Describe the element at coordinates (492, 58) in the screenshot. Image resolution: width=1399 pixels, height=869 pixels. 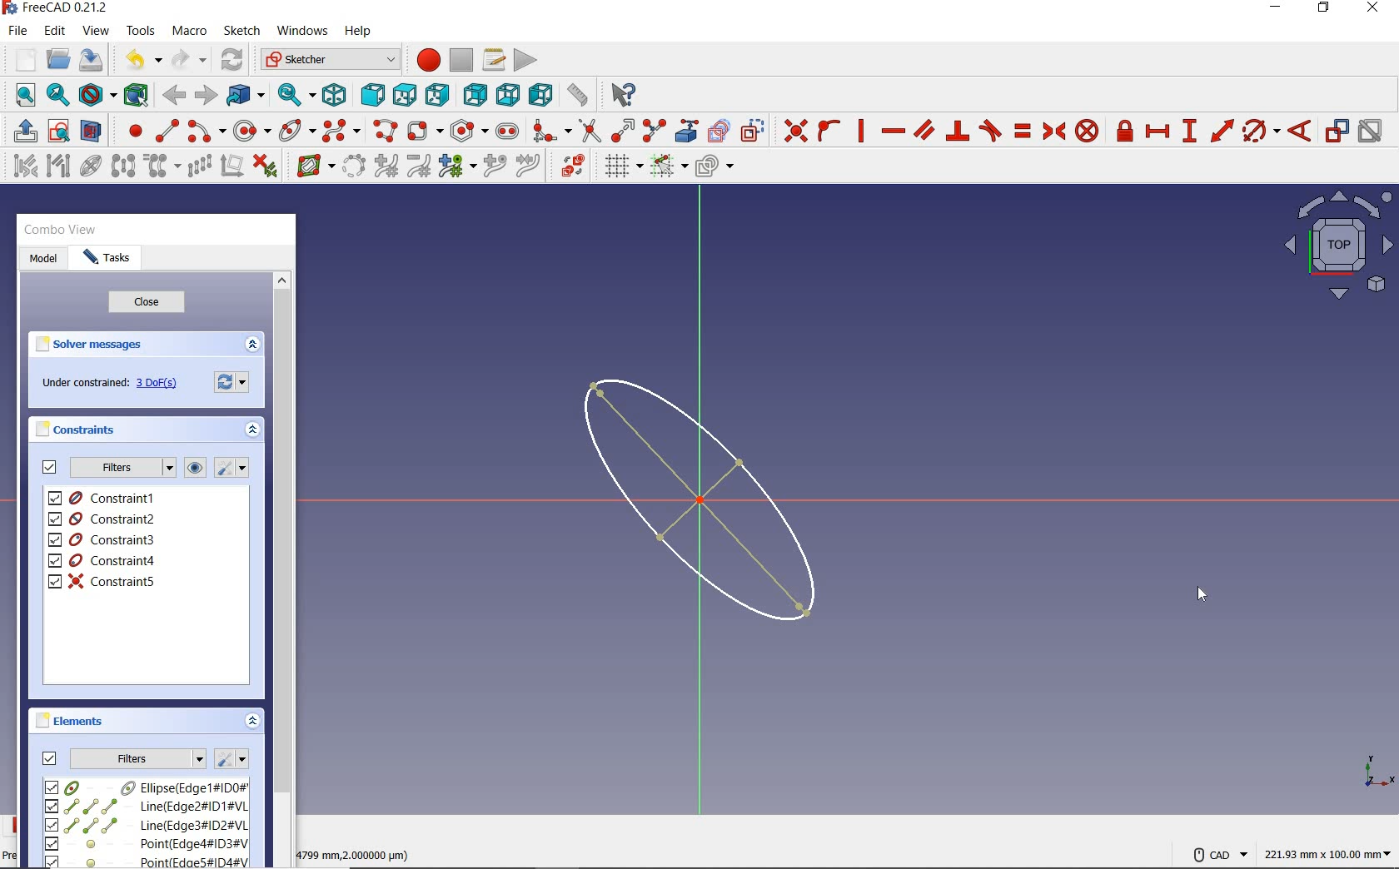
I see `macros` at that location.